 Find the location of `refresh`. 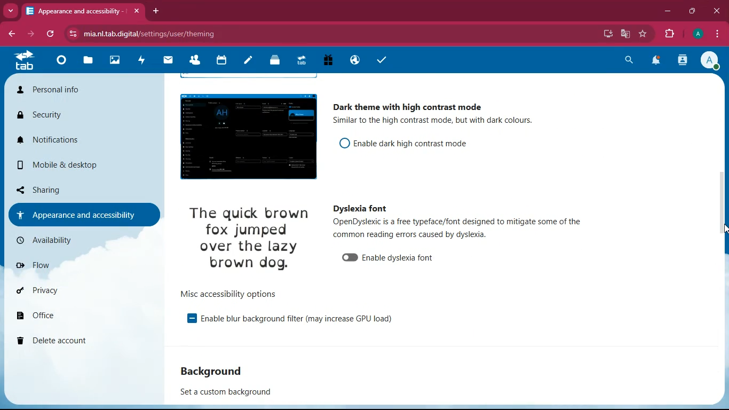

refresh is located at coordinates (52, 34).